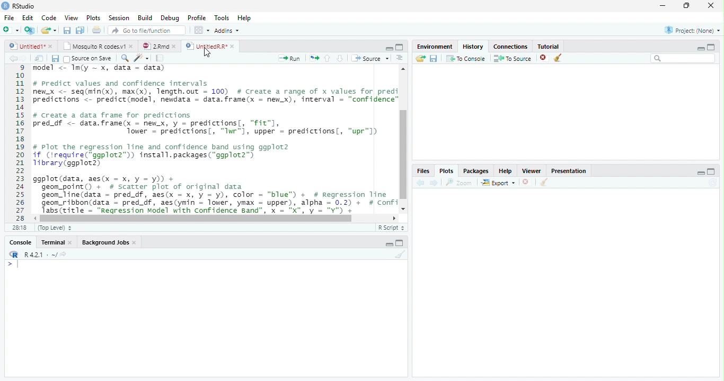  Describe the element at coordinates (49, 18) in the screenshot. I see `Code` at that location.